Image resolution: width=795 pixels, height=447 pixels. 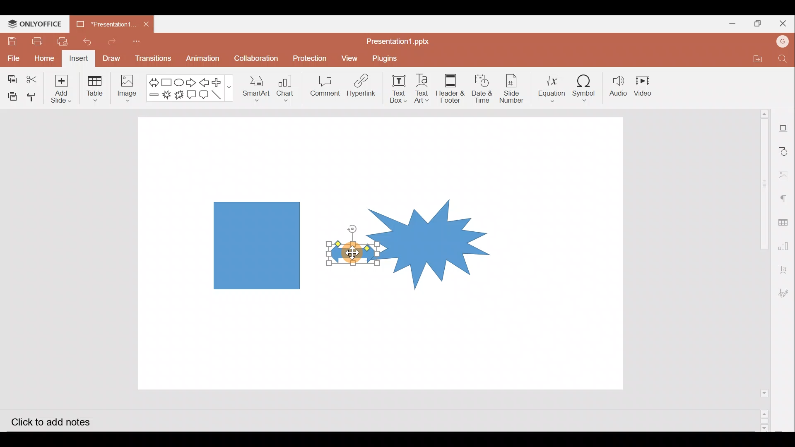 I want to click on Add slide, so click(x=65, y=89).